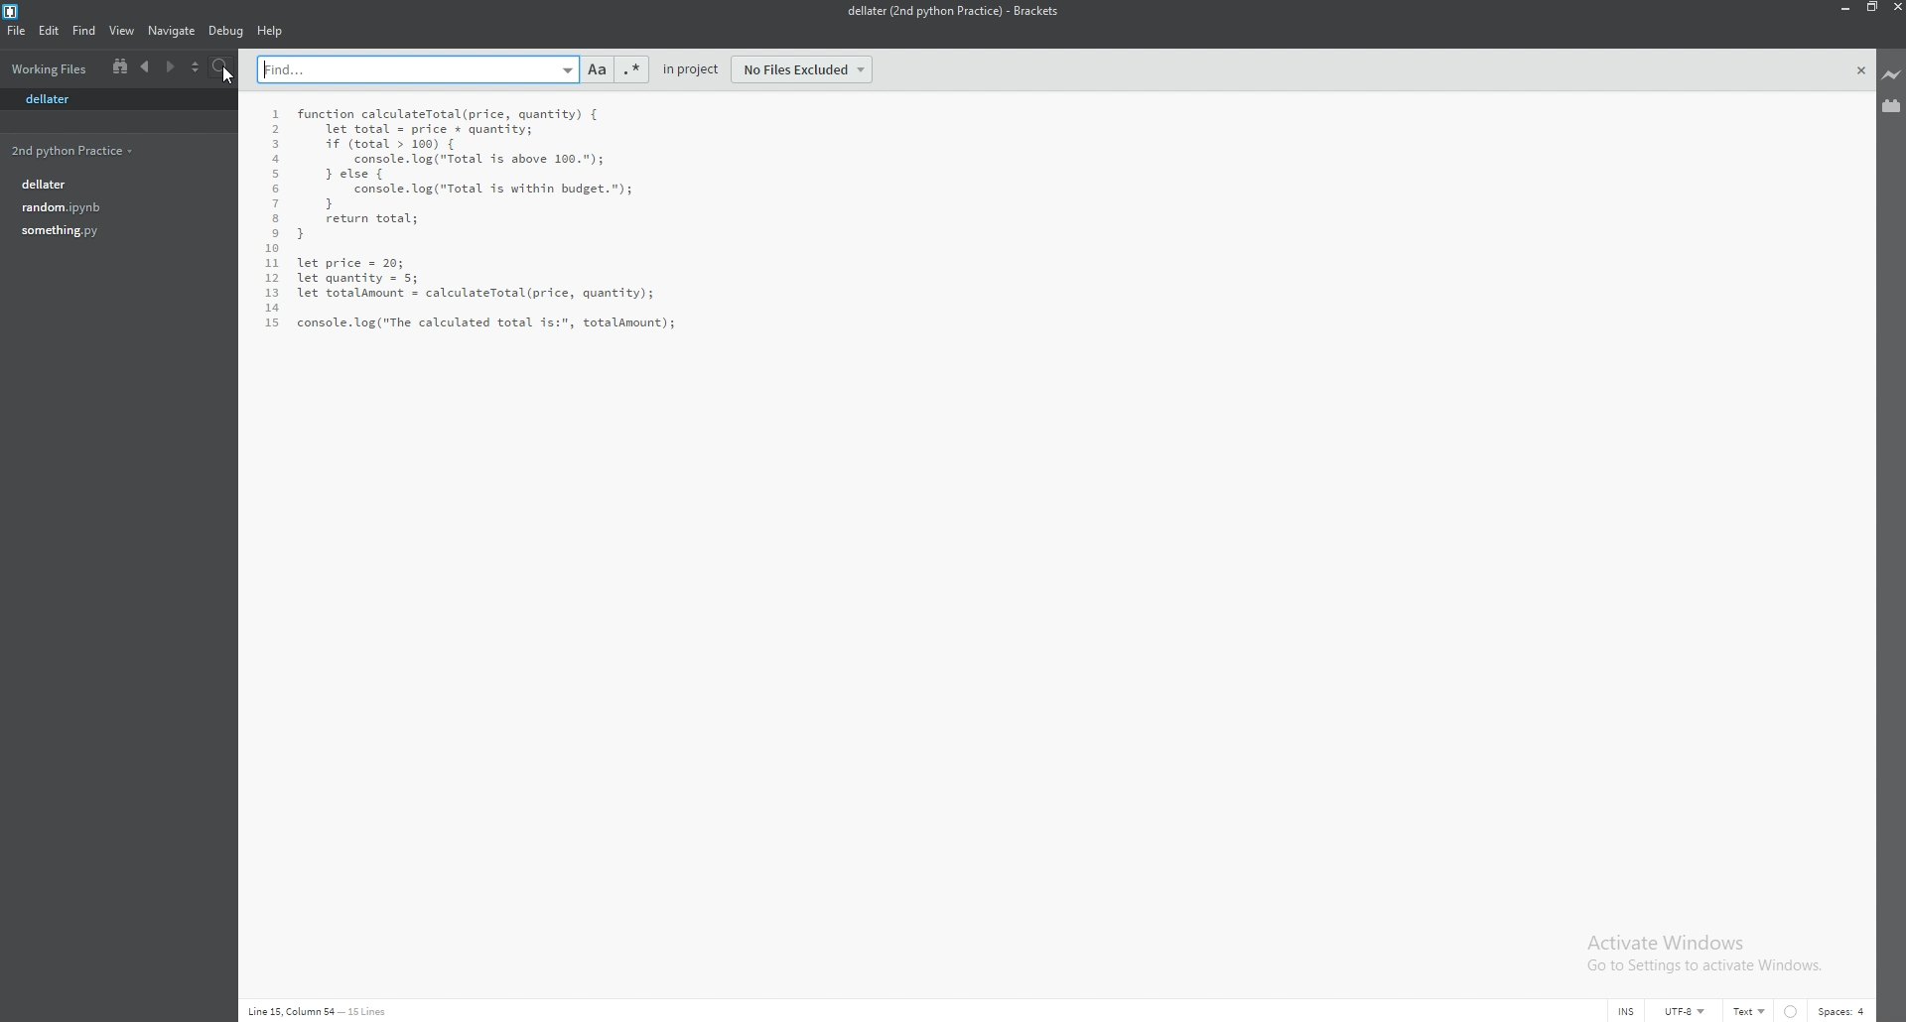 Image resolution: width=1906 pixels, height=1022 pixels. I want to click on search, so click(222, 67).